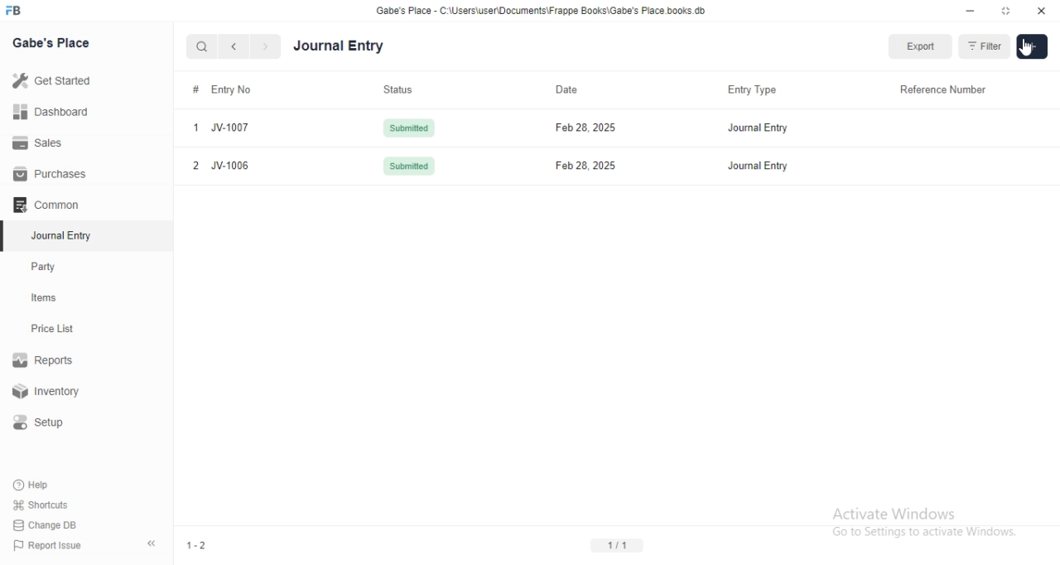  What do you see at coordinates (406, 126) in the screenshot?
I see `Submitted ` at bounding box center [406, 126].